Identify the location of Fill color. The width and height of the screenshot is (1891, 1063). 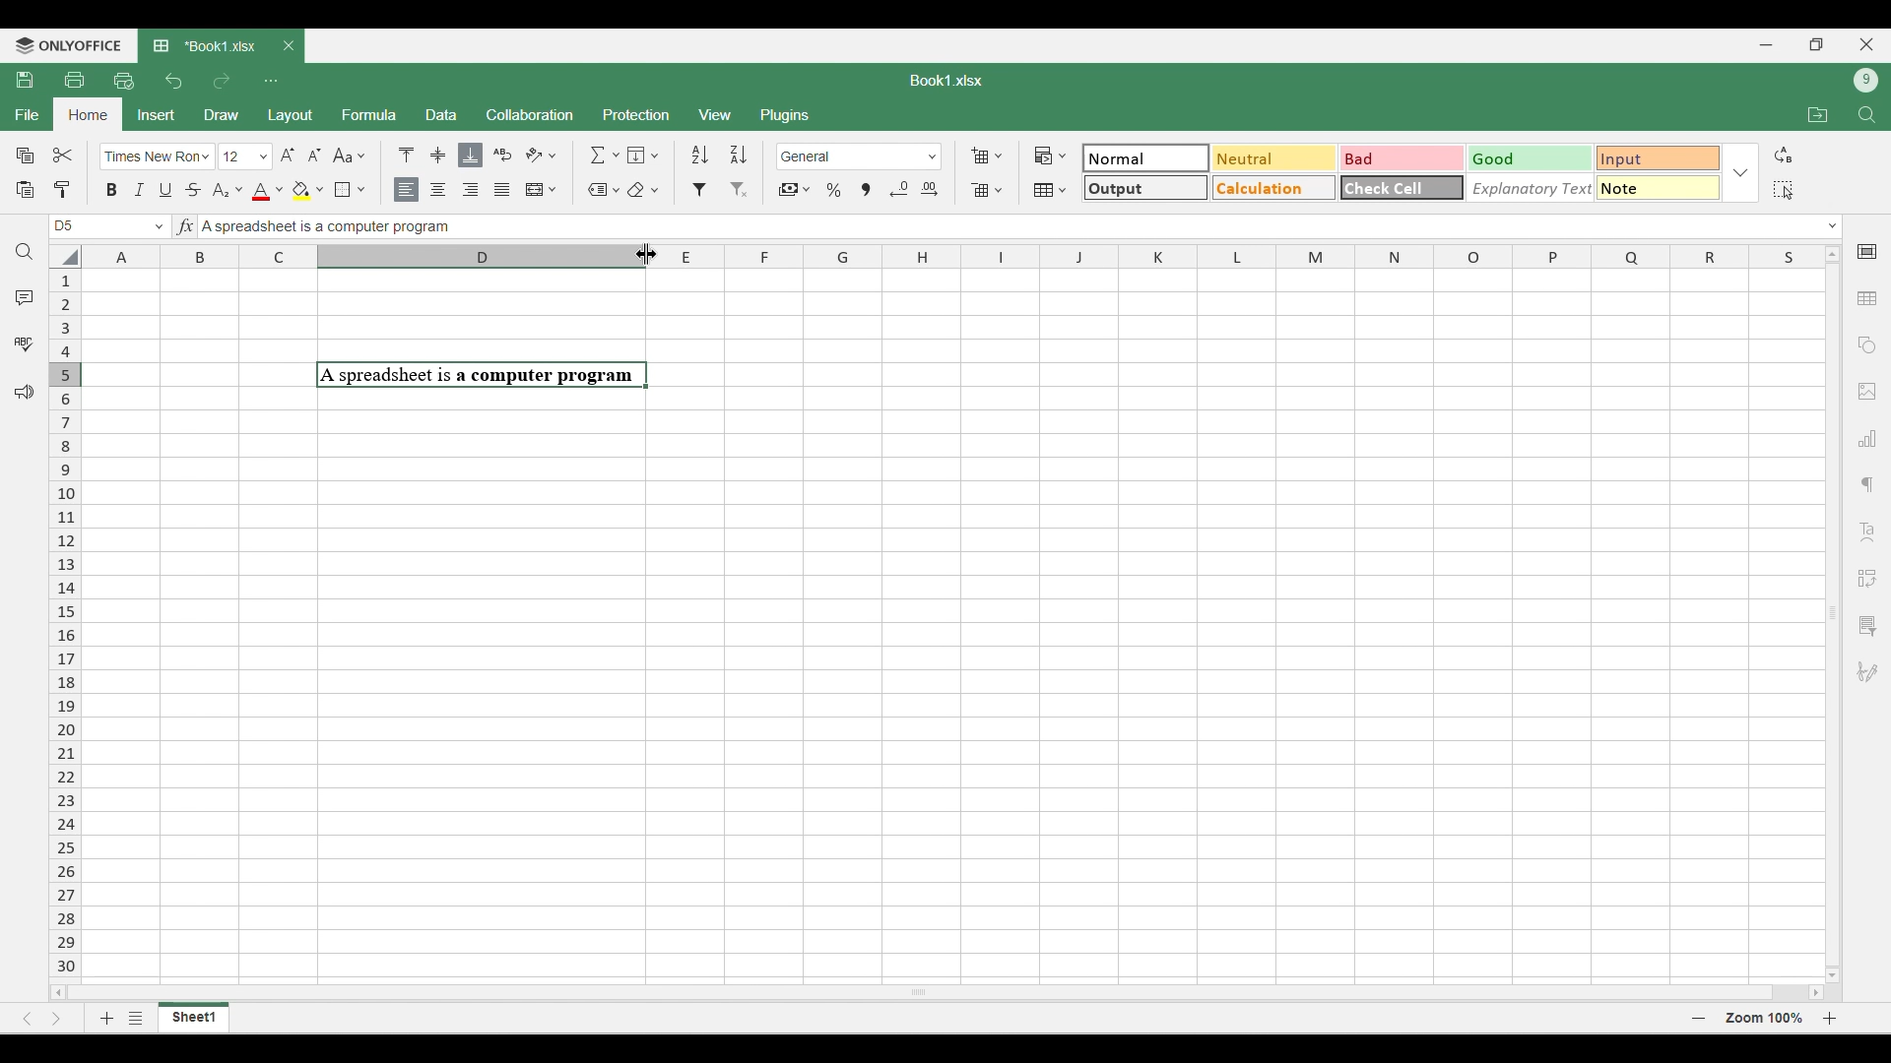
(308, 191).